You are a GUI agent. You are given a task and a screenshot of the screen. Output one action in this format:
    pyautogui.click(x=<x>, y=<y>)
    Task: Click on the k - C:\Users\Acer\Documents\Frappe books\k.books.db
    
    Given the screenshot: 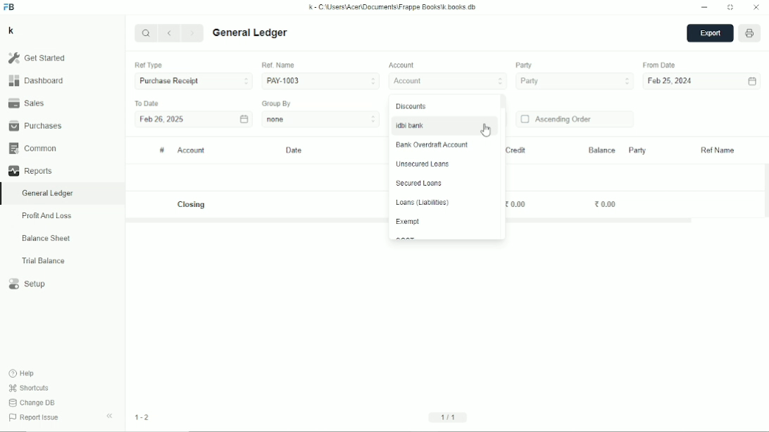 What is the action you would take?
    pyautogui.click(x=393, y=7)
    